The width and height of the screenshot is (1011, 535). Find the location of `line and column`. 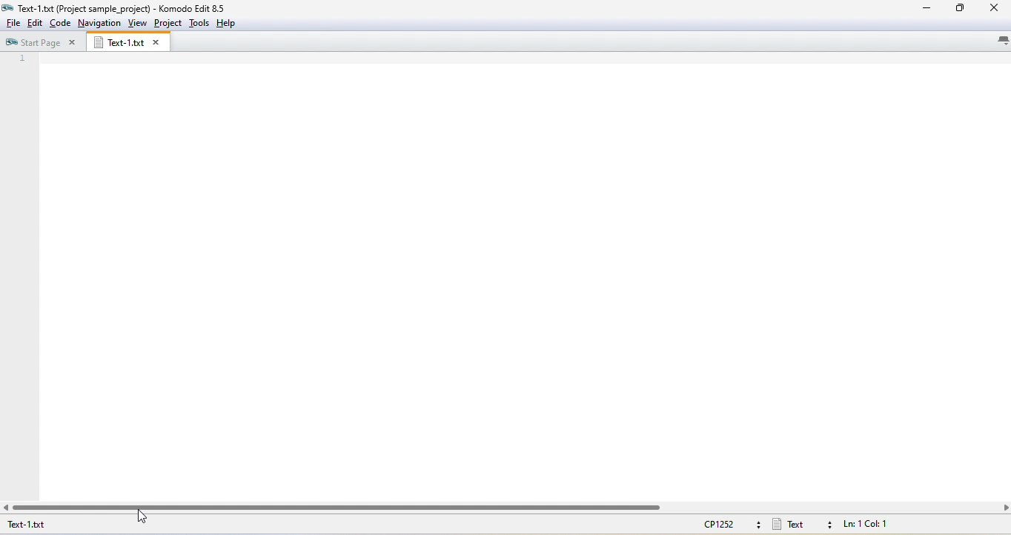

line and column is located at coordinates (878, 525).